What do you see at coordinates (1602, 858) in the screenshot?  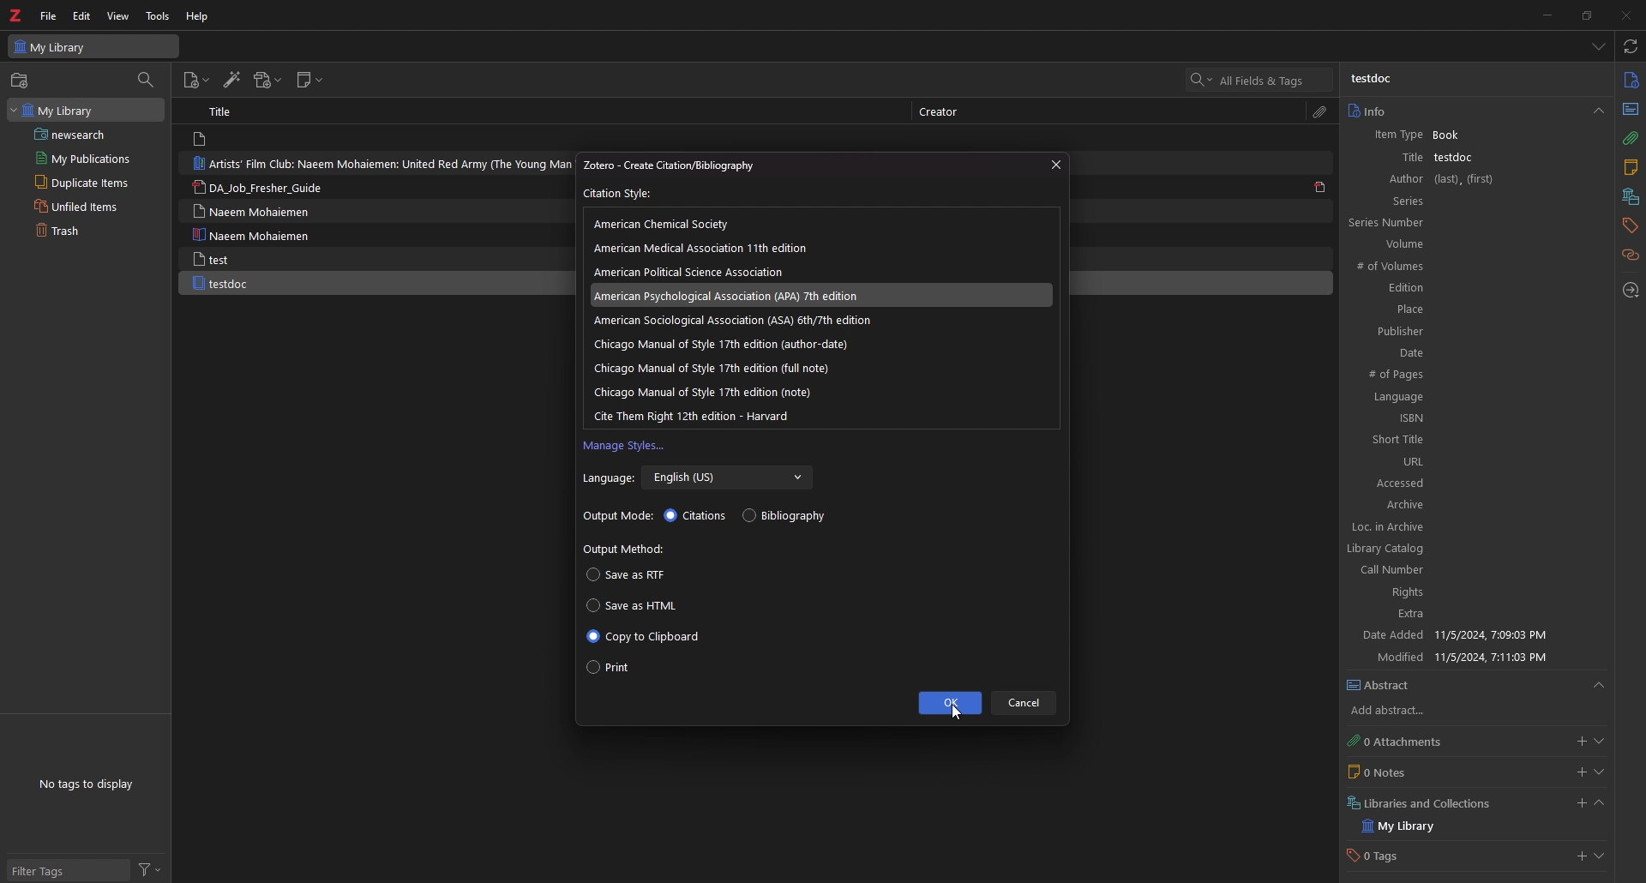 I see `show` at bounding box center [1602, 858].